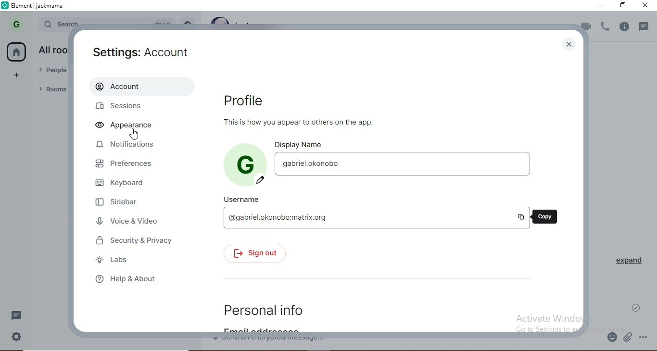 This screenshot has width=657, height=351. I want to click on message, so click(19, 315).